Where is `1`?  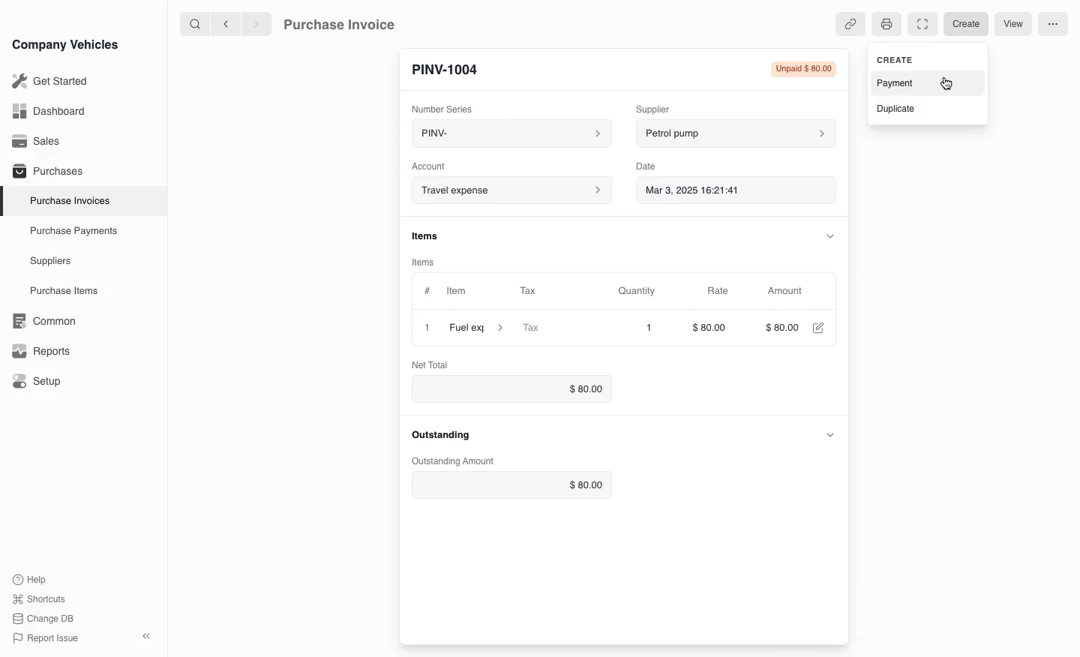
1 is located at coordinates (638, 328).